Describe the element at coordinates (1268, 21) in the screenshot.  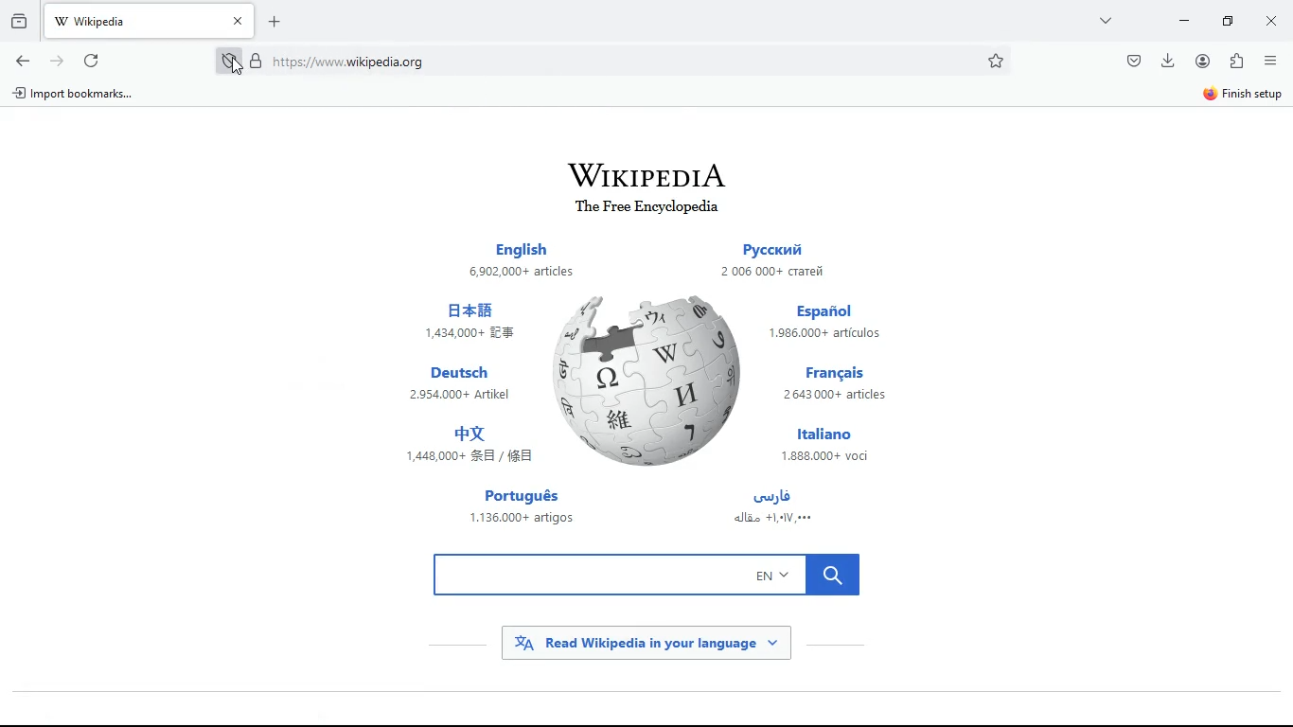
I see `close` at that location.